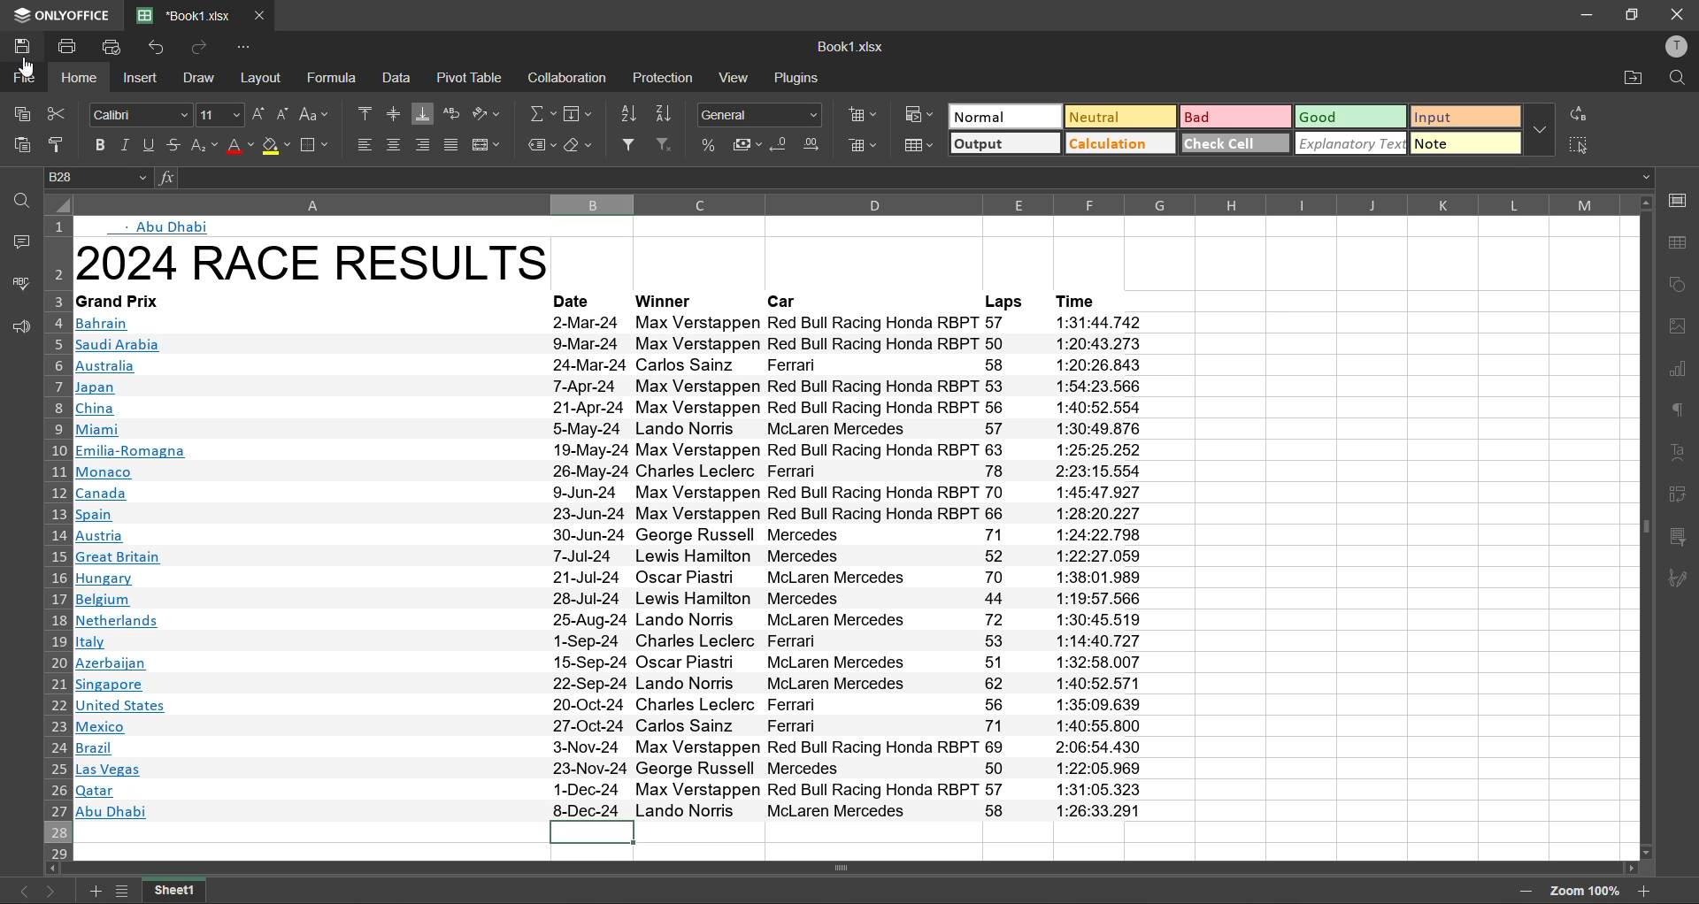 The height and width of the screenshot is (904, 1699). I want to click on italic, so click(126, 145).